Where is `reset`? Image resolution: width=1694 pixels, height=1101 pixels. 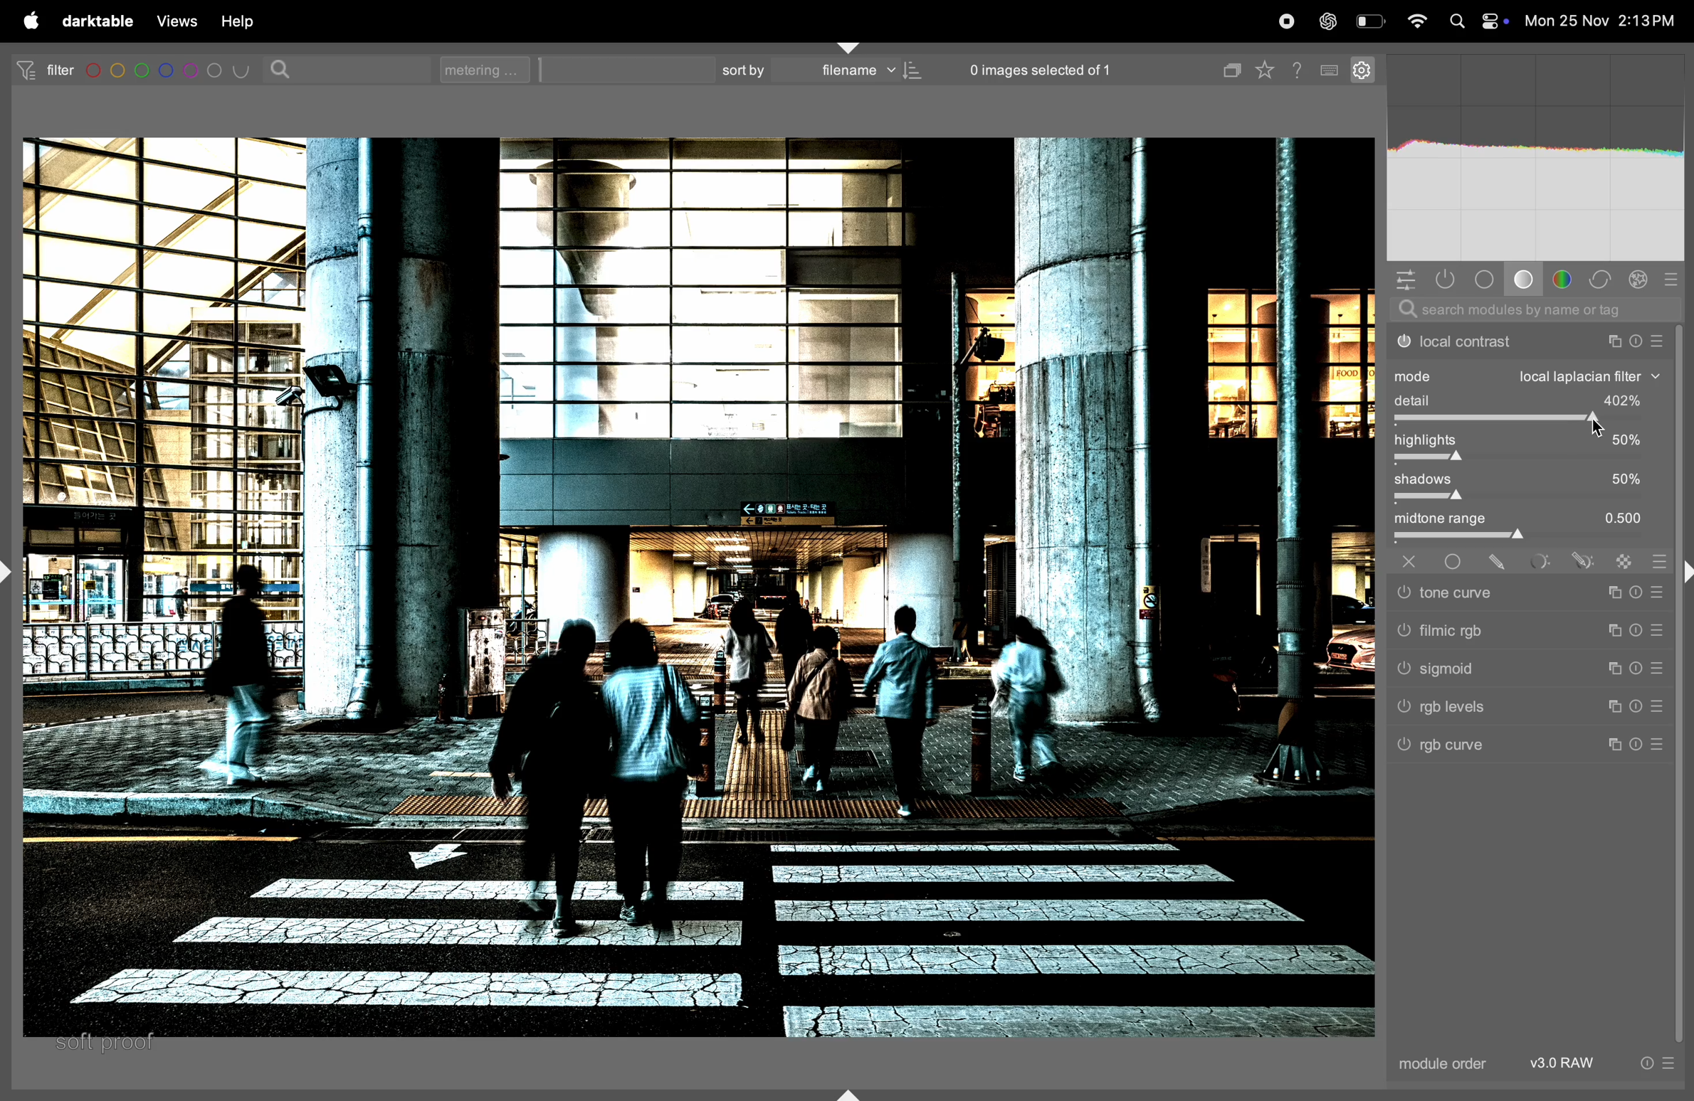
reset is located at coordinates (1645, 1063).